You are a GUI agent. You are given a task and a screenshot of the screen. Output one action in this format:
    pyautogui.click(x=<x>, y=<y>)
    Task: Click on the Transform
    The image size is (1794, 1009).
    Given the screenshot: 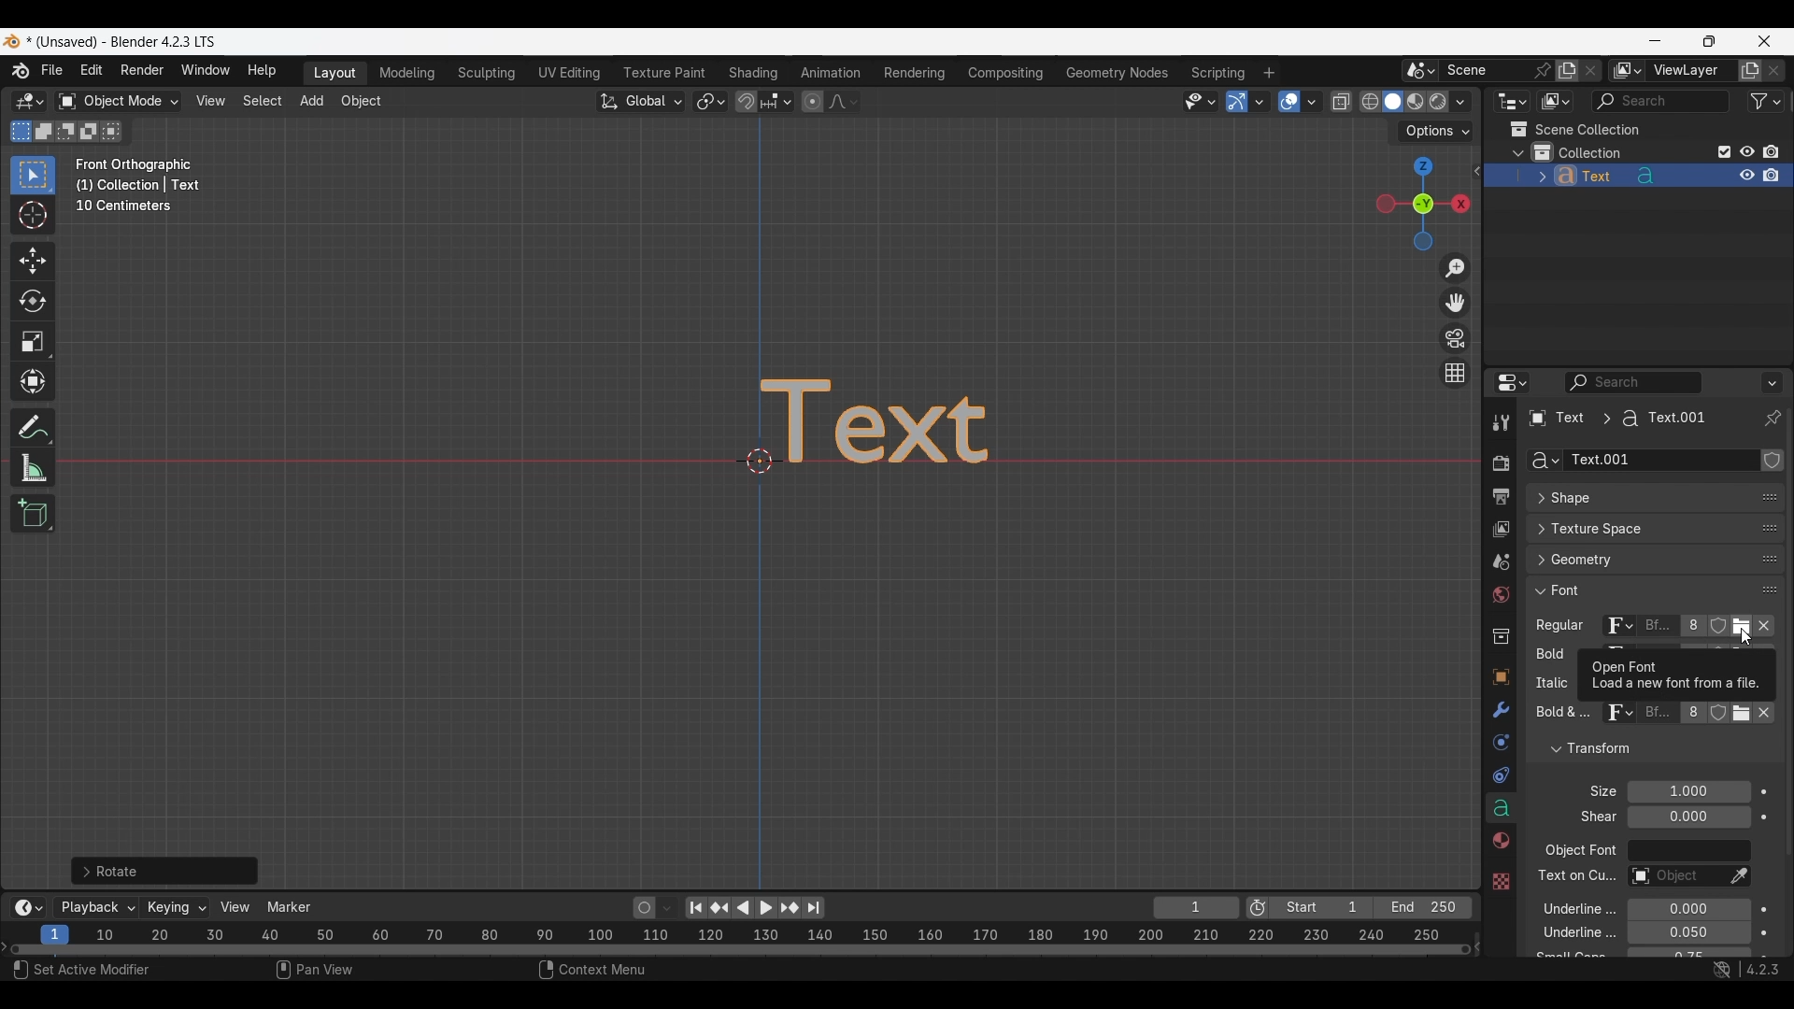 What is the action you would take?
    pyautogui.click(x=32, y=383)
    